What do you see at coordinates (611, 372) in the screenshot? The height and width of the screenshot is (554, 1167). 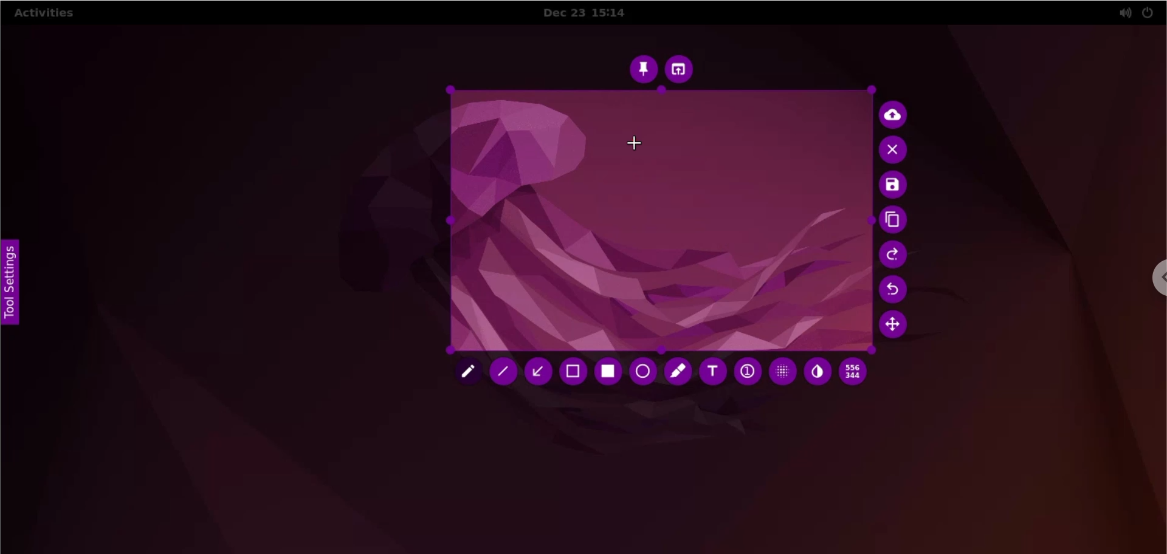 I see `rectangle` at bounding box center [611, 372].